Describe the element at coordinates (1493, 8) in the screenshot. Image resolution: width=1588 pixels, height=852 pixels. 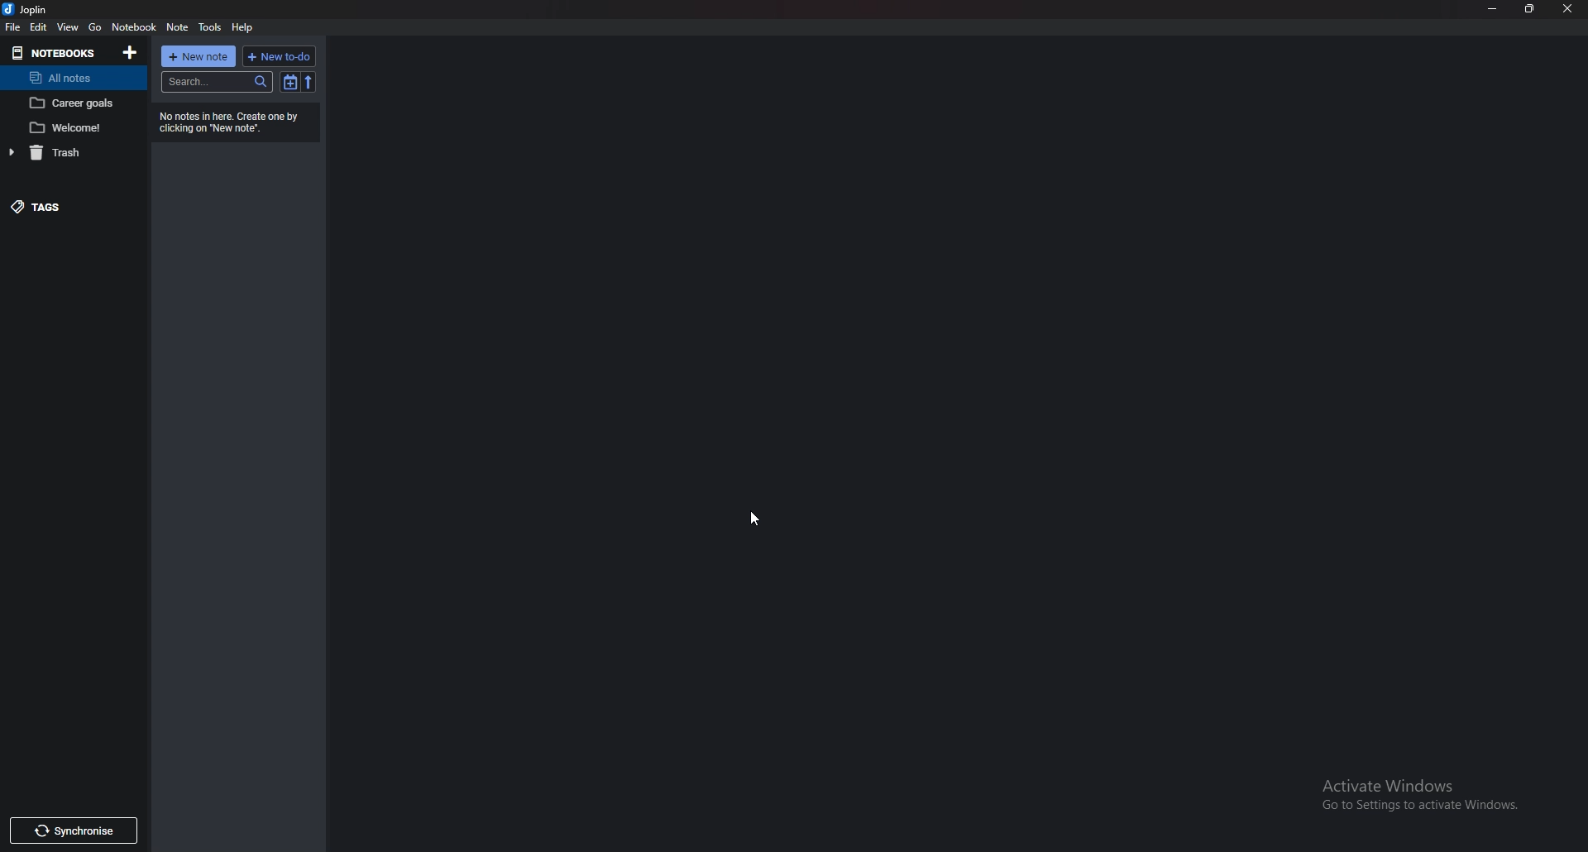
I see `minimize` at that location.